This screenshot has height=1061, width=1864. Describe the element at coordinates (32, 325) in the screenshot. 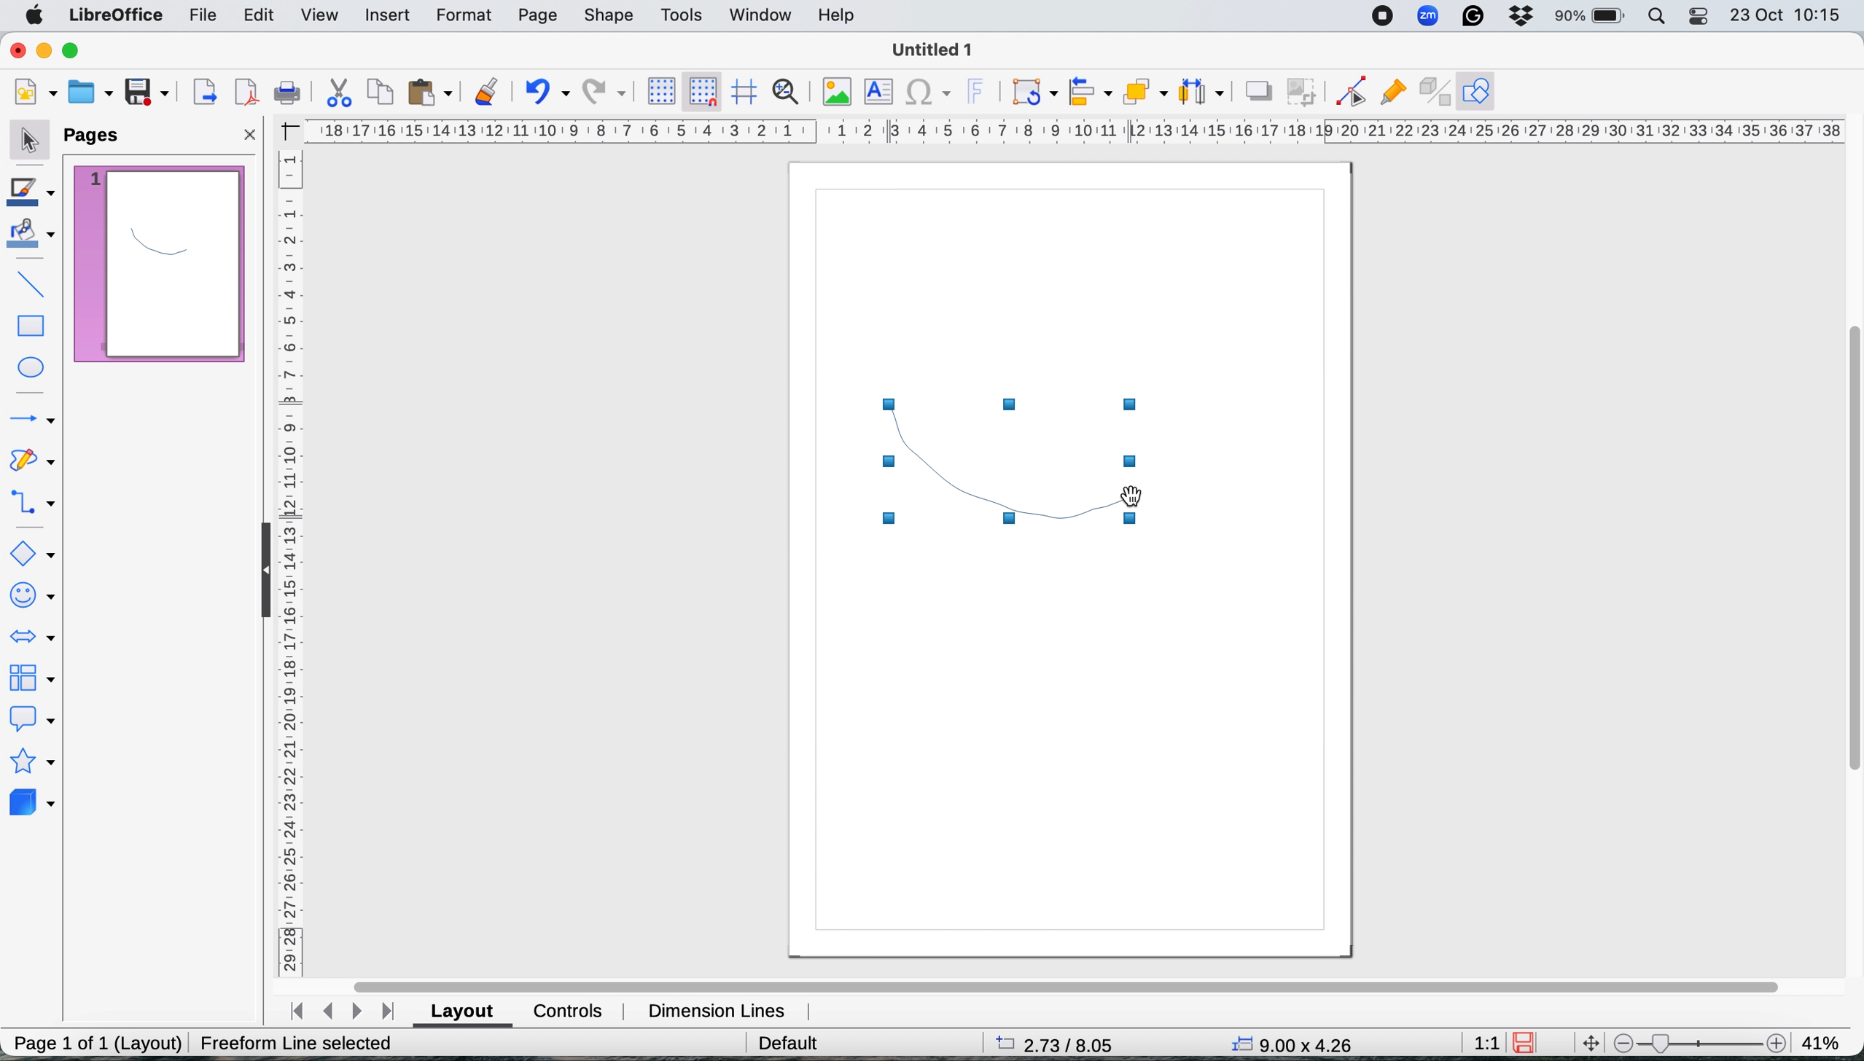

I see `rectangle` at that location.